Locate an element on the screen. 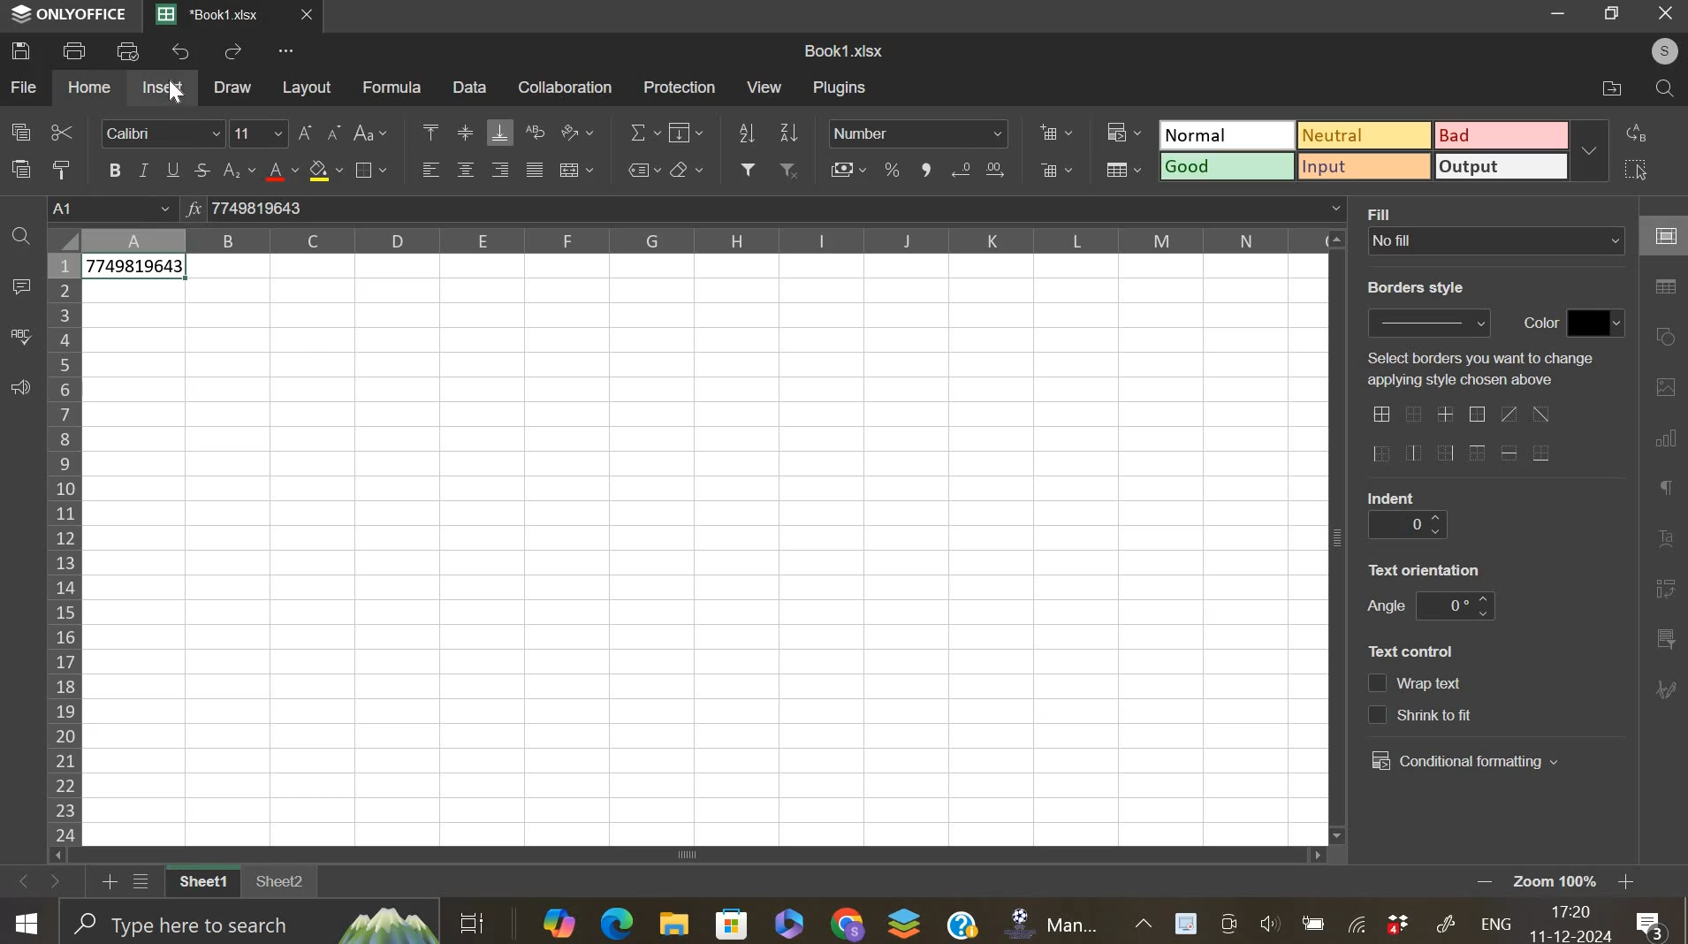 The width and height of the screenshot is (1688, 944). row is located at coordinates (63, 548).